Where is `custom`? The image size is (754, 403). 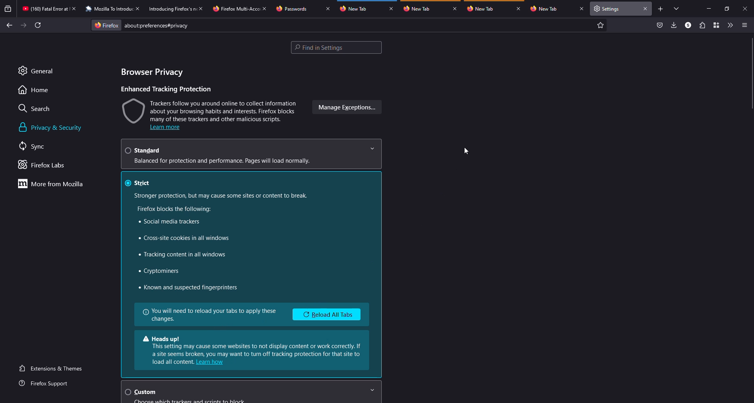
custom is located at coordinates (145, 392).